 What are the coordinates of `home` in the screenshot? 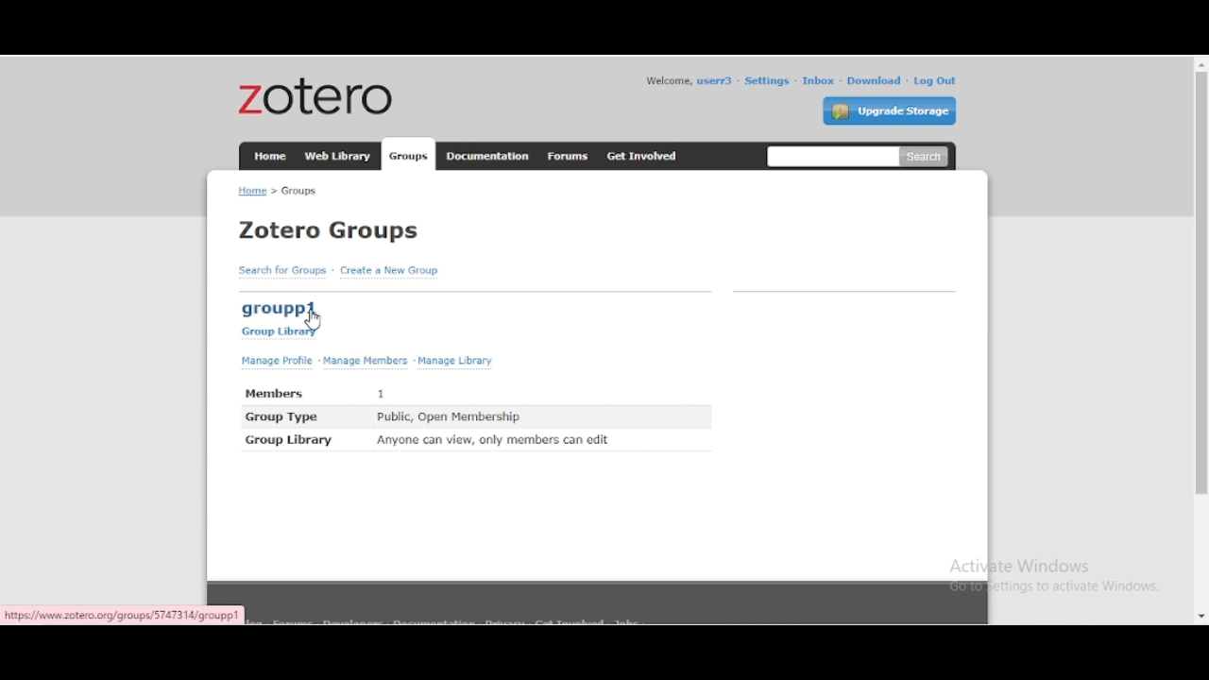 It's located at (270, 156).